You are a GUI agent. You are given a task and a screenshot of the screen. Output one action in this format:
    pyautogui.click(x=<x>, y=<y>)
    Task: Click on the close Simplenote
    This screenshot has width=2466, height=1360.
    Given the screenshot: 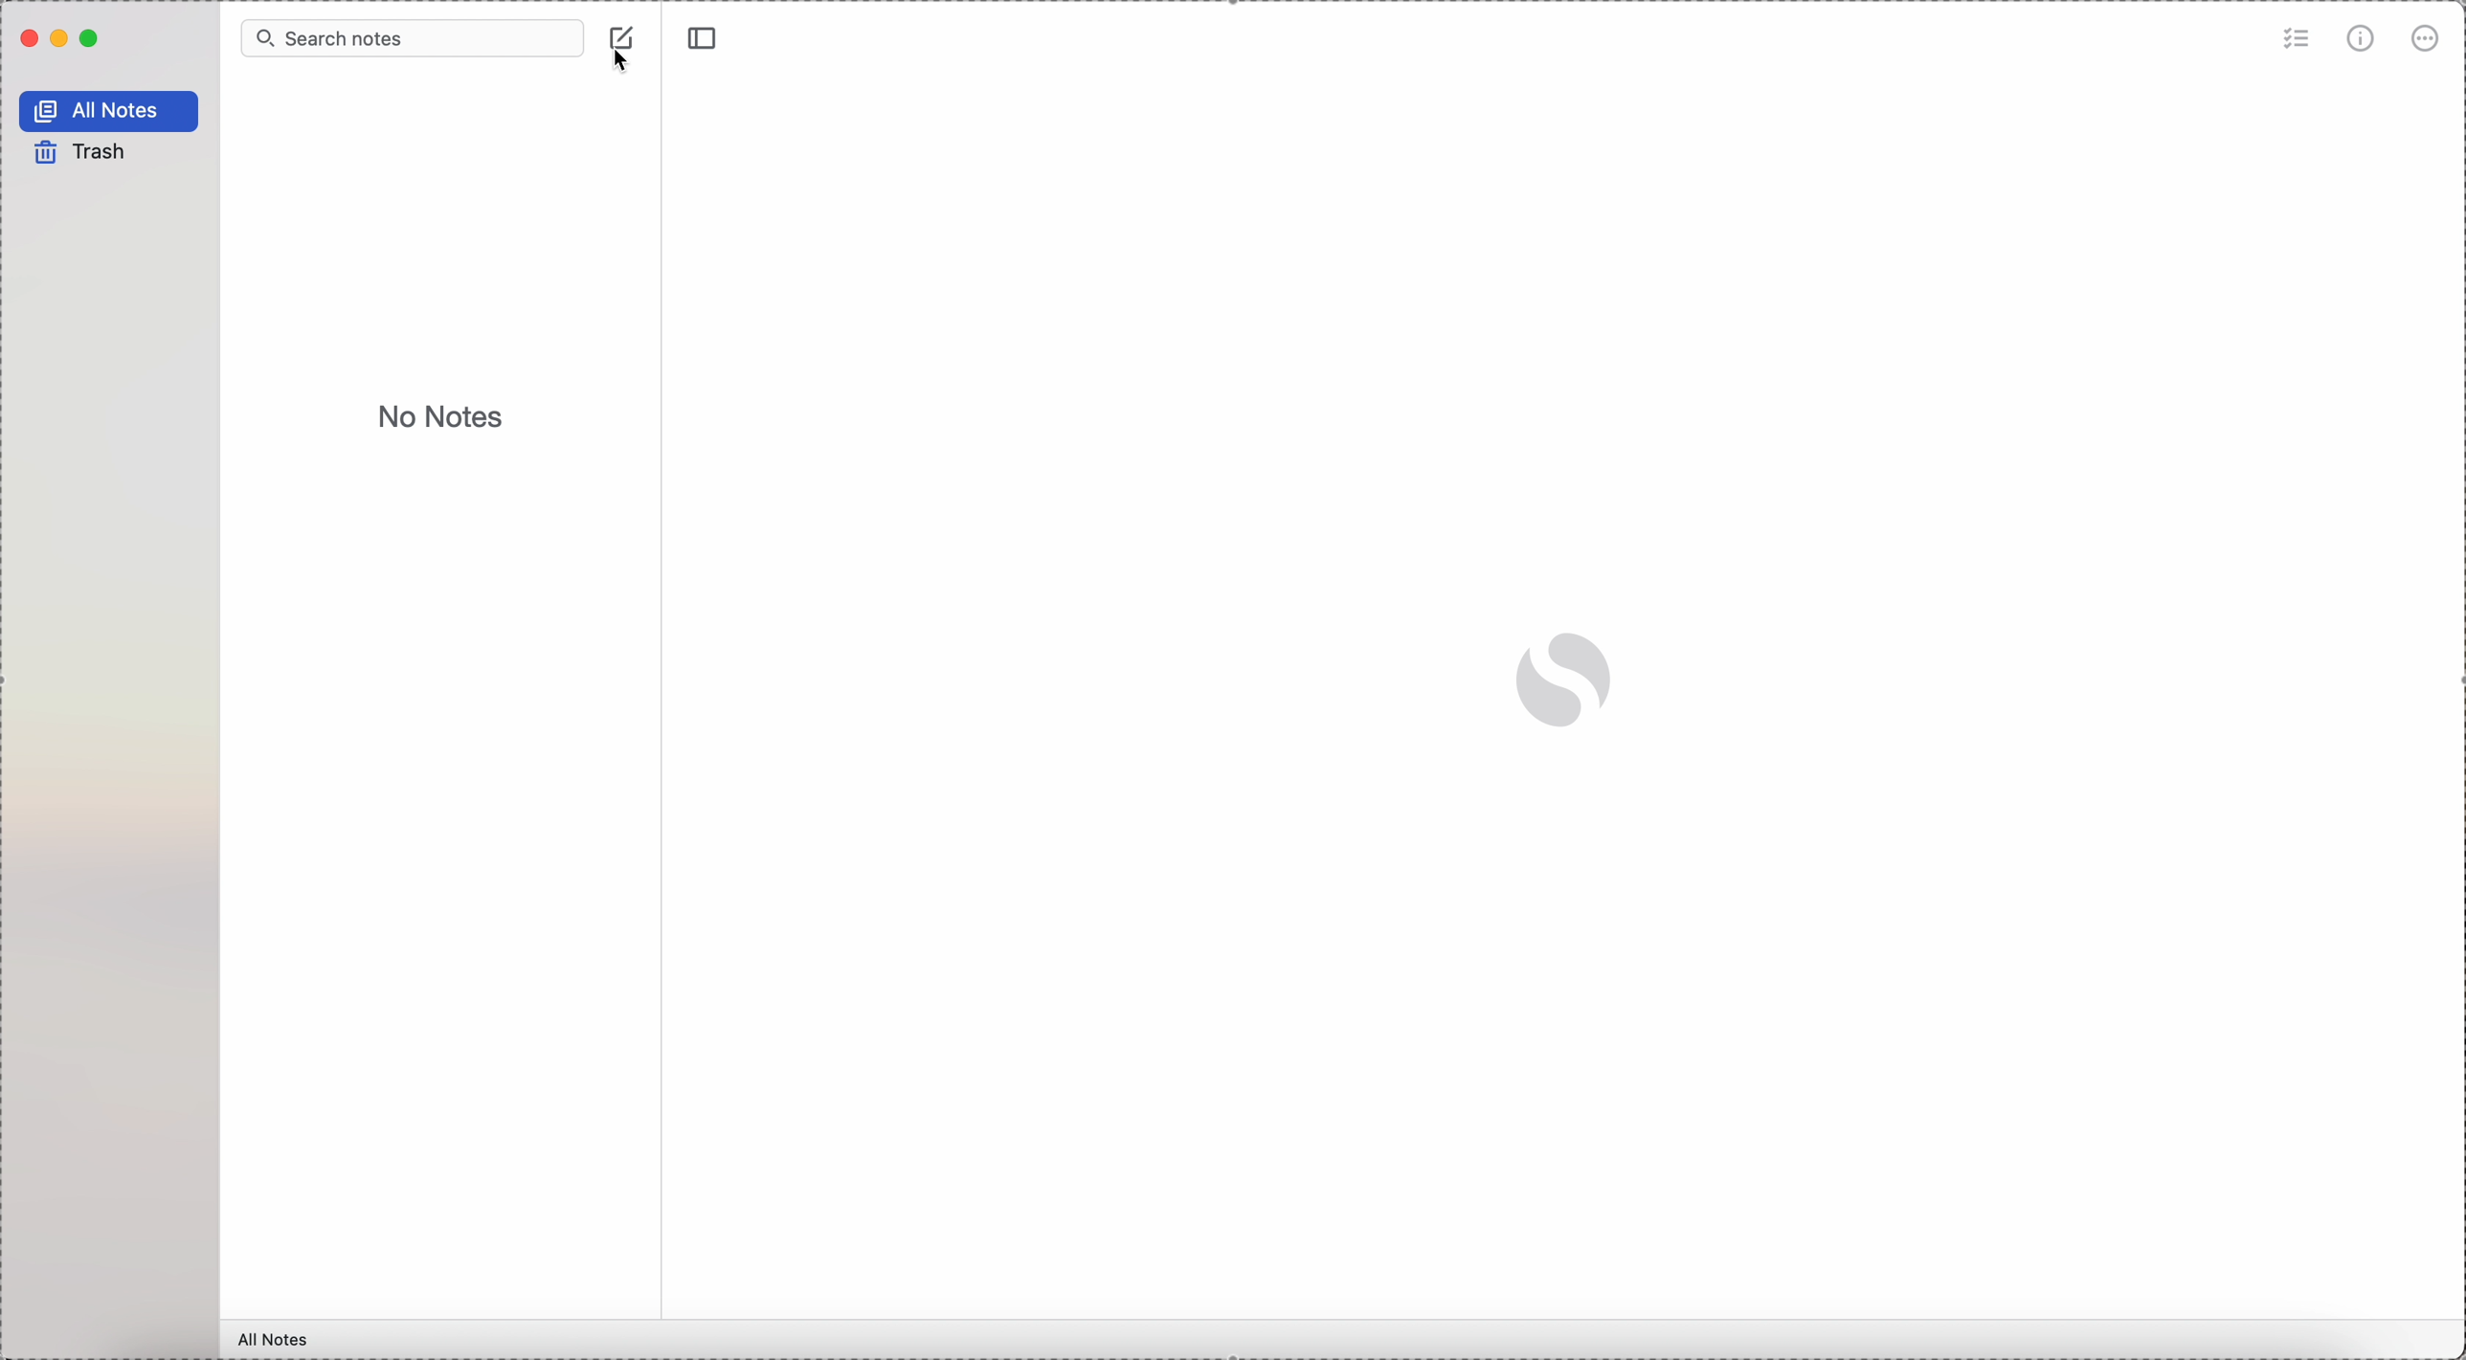 What is the action you would take?
    pyautogui.click(x=28, y=41)
    